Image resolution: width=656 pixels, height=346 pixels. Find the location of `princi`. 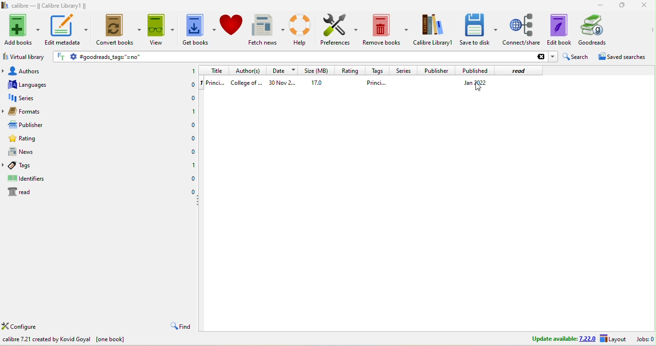

princi is located at coordinates (377, 83).